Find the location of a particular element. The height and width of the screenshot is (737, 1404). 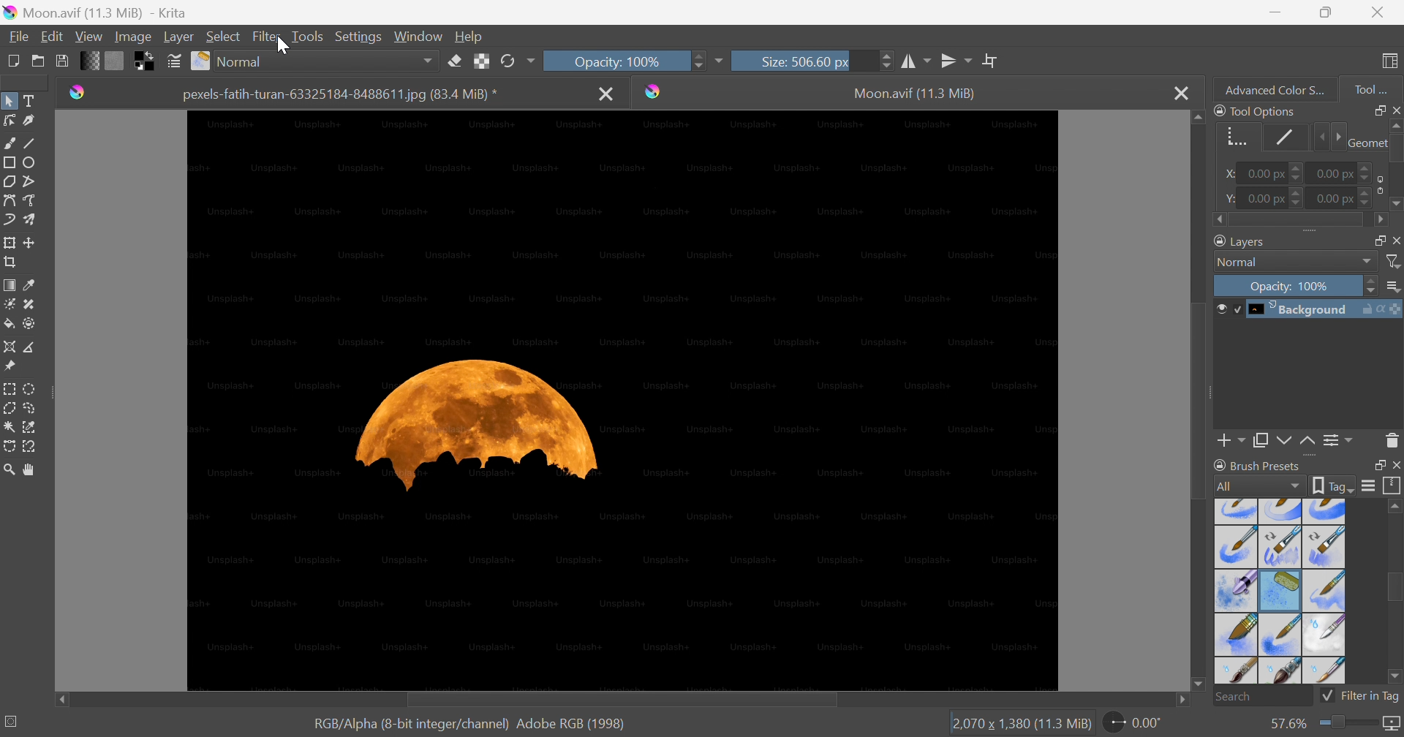

Crop an image to an area is located at coordinates (9, 260).